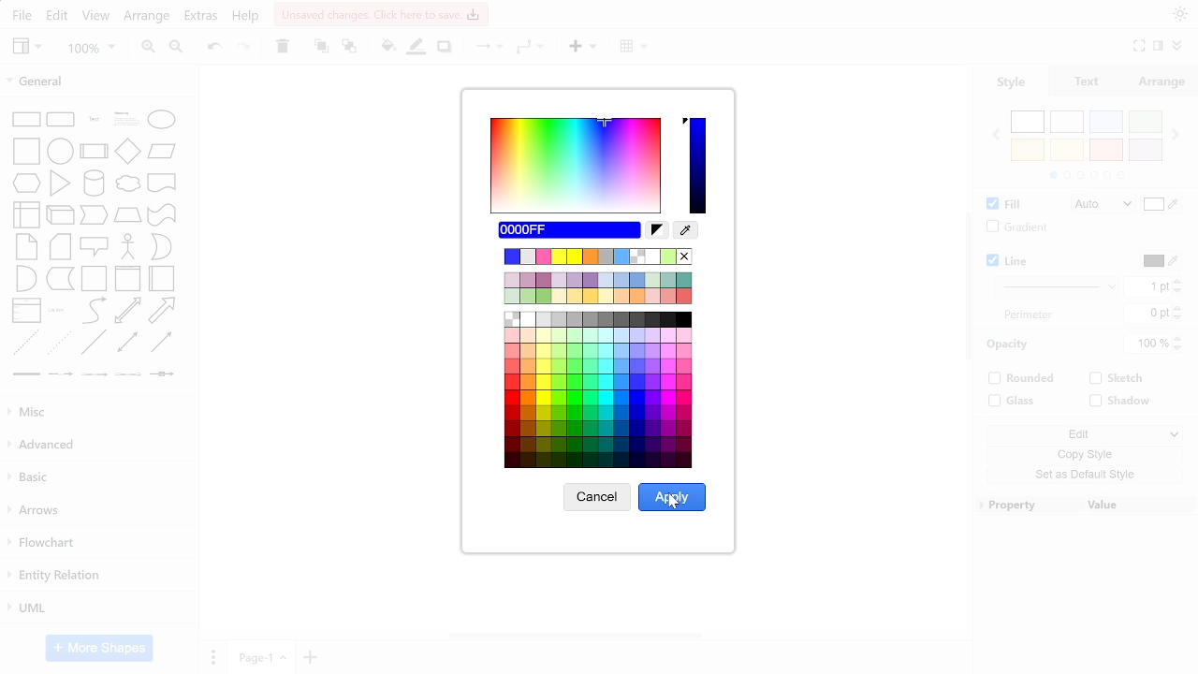 The image size is (1198, 674). What do you see at coordinates (1148, 344) in the screenshot?
I see `current opacity` at bounding box center [1148, 344].